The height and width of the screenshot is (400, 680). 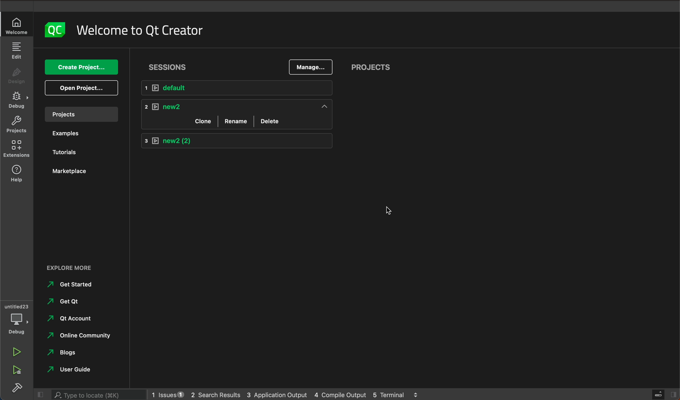 I want to click on run, so click(x=17, y=352).